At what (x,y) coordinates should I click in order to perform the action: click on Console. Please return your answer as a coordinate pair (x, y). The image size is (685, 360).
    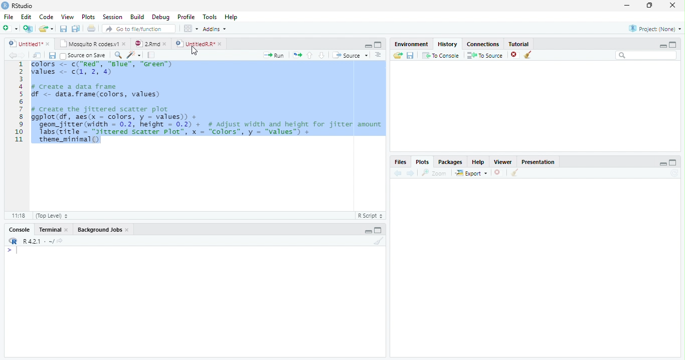
    Looking at the image, I should click on (20, 229).